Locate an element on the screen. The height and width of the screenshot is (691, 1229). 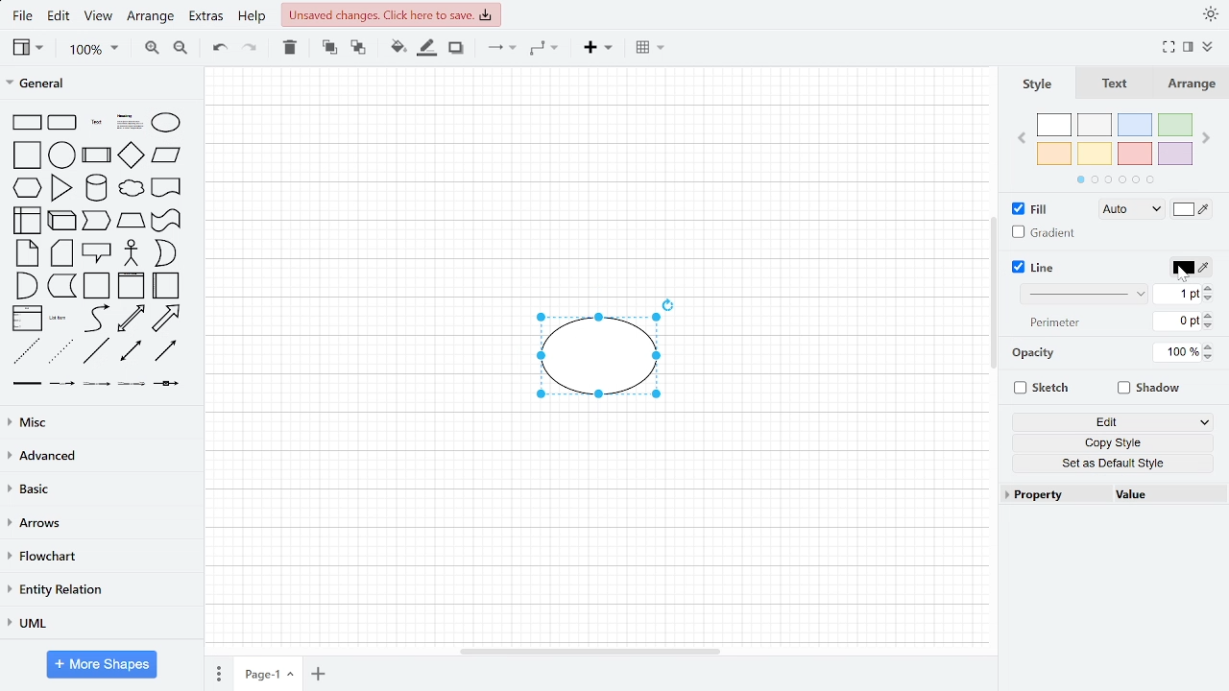
internal storage is located at coordinates (27, 221).